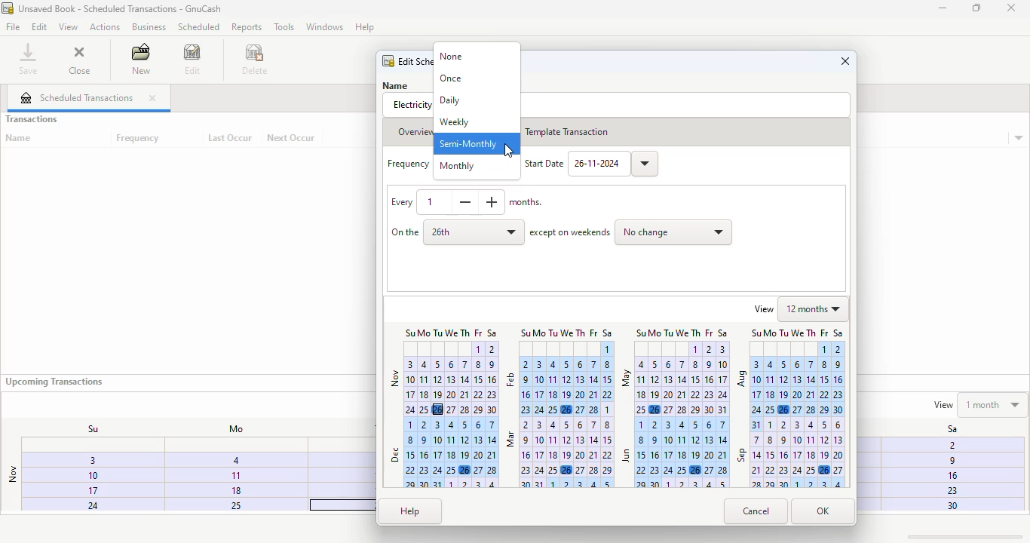  What do you see at coordinates (559, 371) in the screenshot?
I see `February calendar` at bounding box center [559, 371].